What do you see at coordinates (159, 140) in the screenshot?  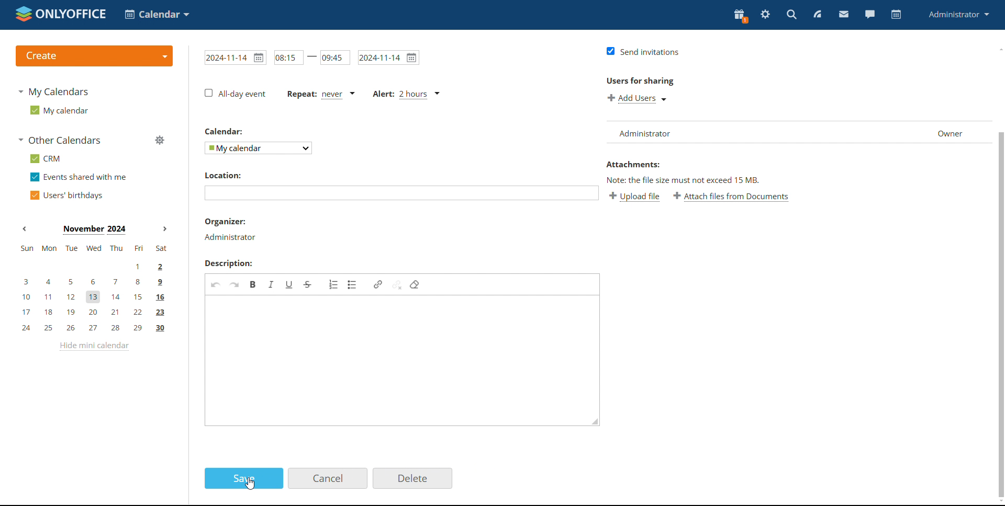 I see `manage` at bounding box center [159, 140].